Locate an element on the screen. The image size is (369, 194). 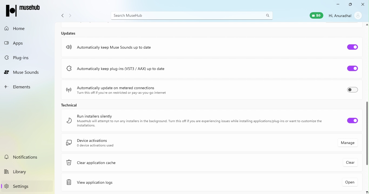
Muse Sounds is located at coordinates (25, 71).